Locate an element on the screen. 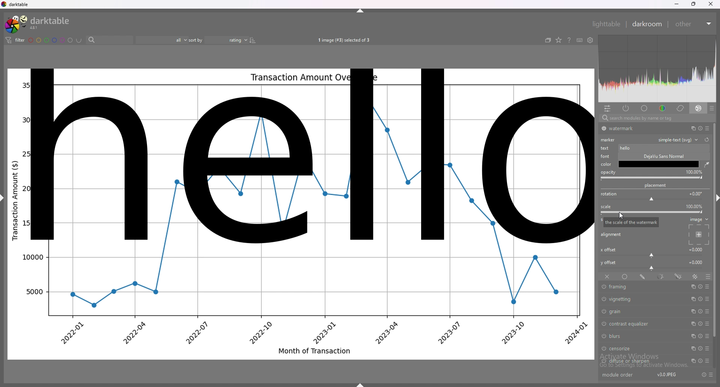 The width and height of the screenshot is (720, 387). other is located at coordinates (694, 24).